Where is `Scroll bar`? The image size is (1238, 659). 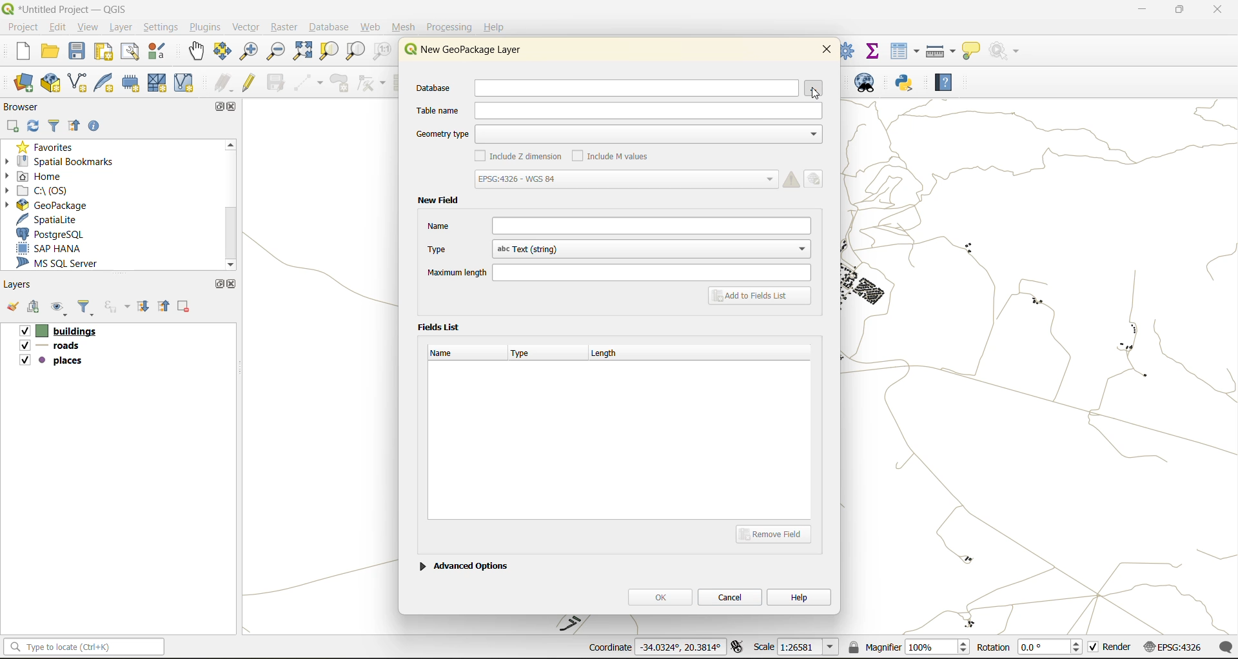
Scroll bar is located at coordinates (229, 204).